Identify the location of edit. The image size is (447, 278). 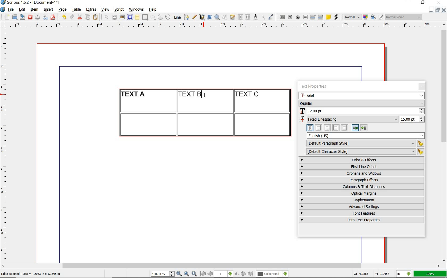
(22, 9).